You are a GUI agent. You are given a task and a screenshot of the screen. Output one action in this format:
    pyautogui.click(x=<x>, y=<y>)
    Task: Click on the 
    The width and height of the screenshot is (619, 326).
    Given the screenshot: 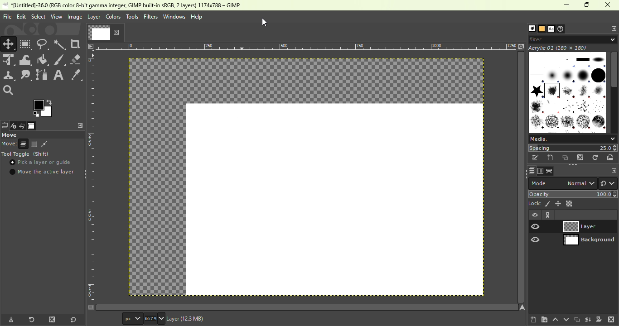 What is the action you would take?
    pyautogui.click(x=38, y=17)
    